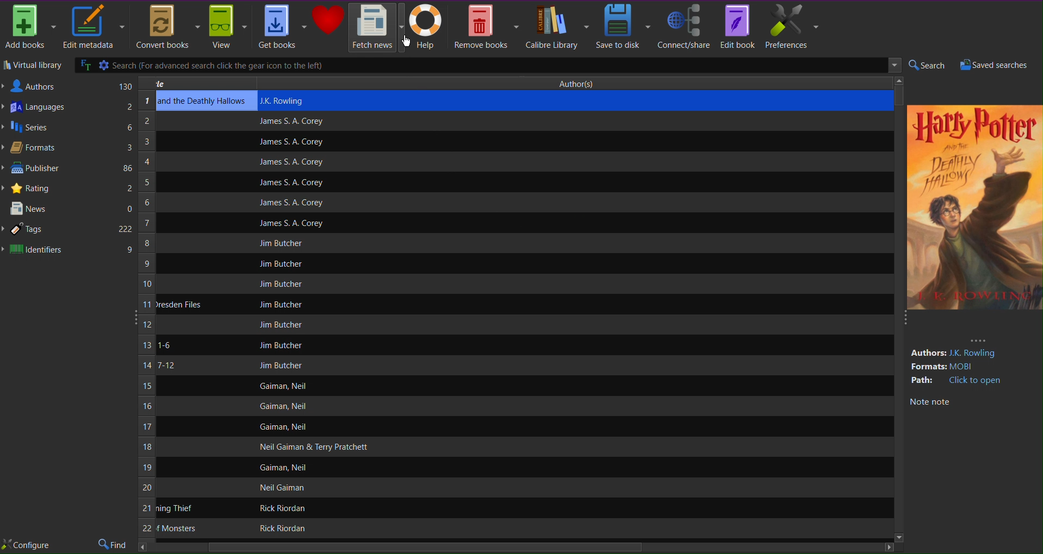  Describe the element at coordinates (517, 548) in the screenshot. I see `Scrollbar` at that location.